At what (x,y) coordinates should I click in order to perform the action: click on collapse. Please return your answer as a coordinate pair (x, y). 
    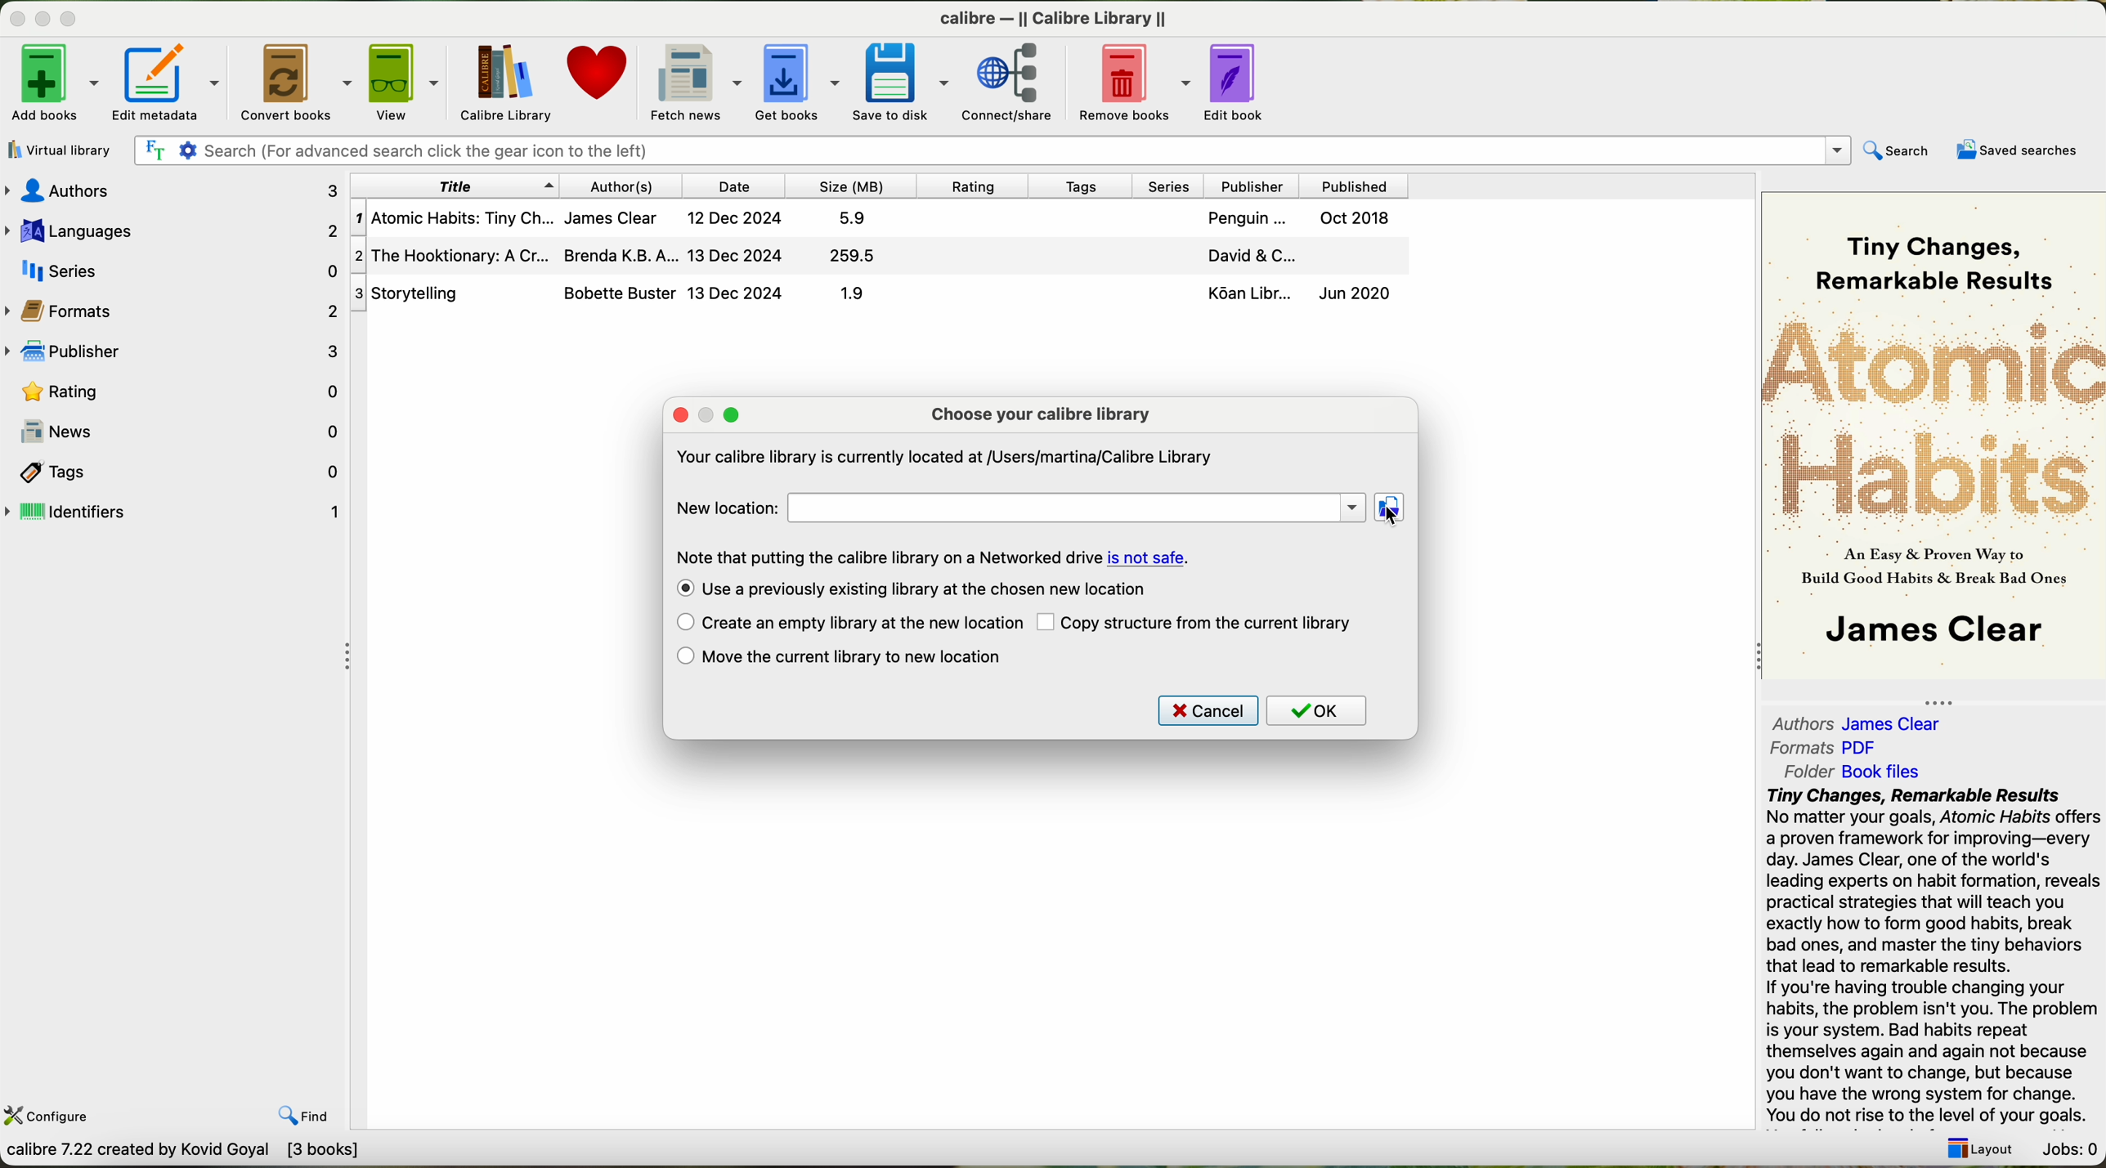
    Looking at the image, I should click on (1752, 659).